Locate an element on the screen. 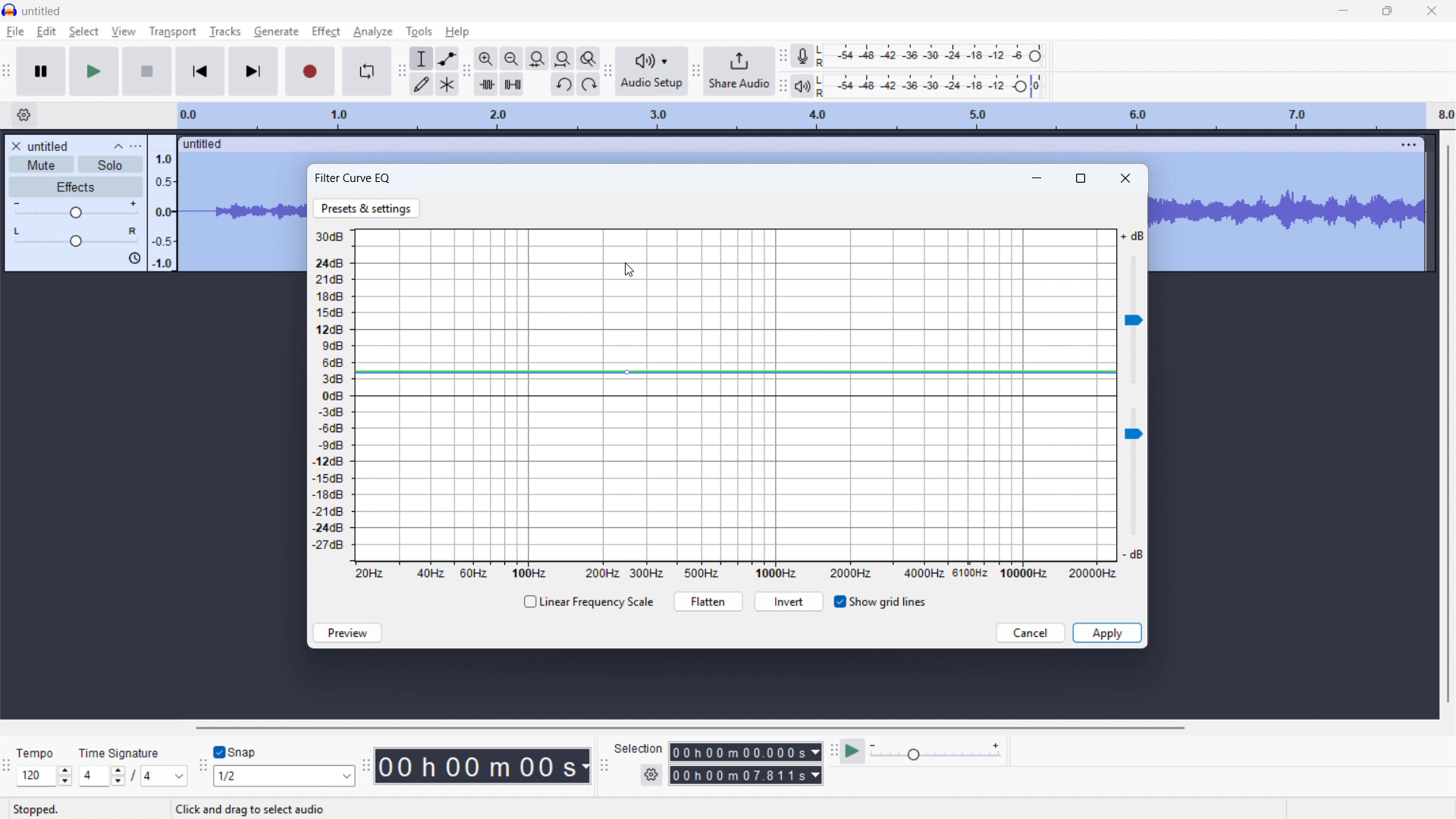  transport is located at coordinates (171, 32).